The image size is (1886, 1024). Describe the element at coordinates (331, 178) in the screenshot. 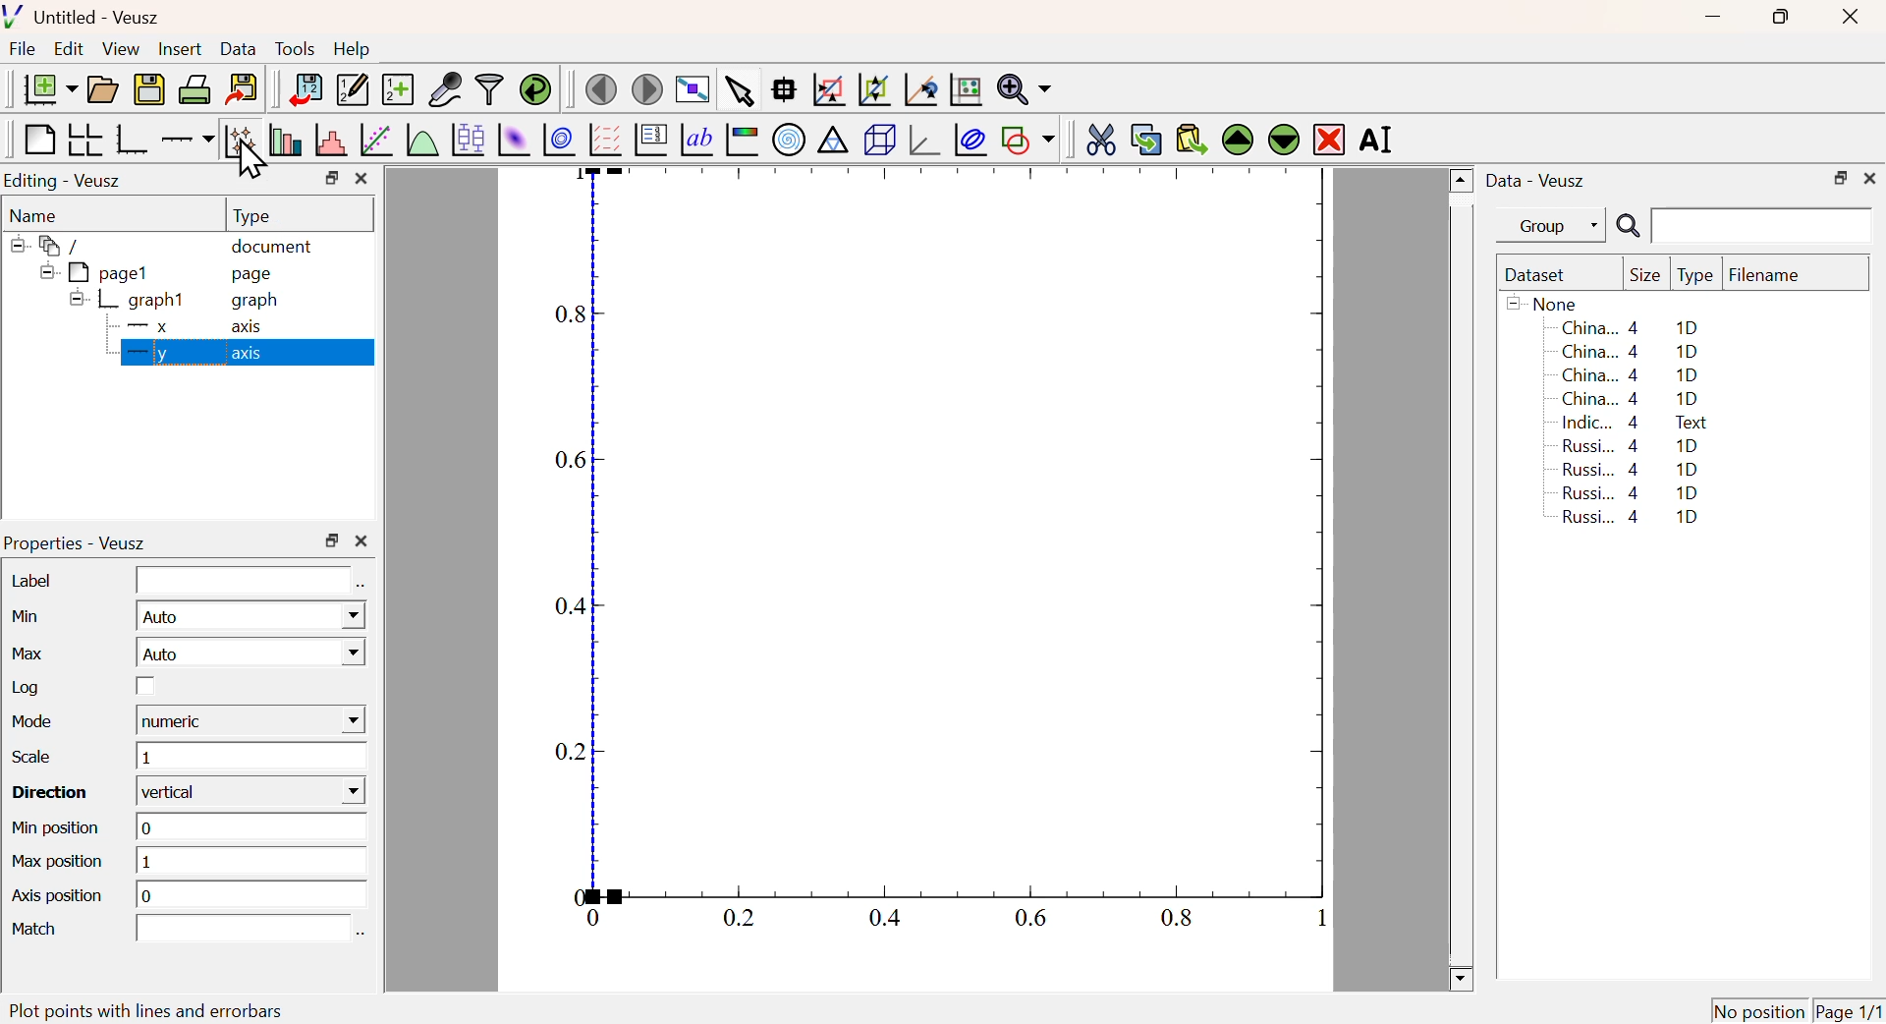

I see `Restore Down` at that location.